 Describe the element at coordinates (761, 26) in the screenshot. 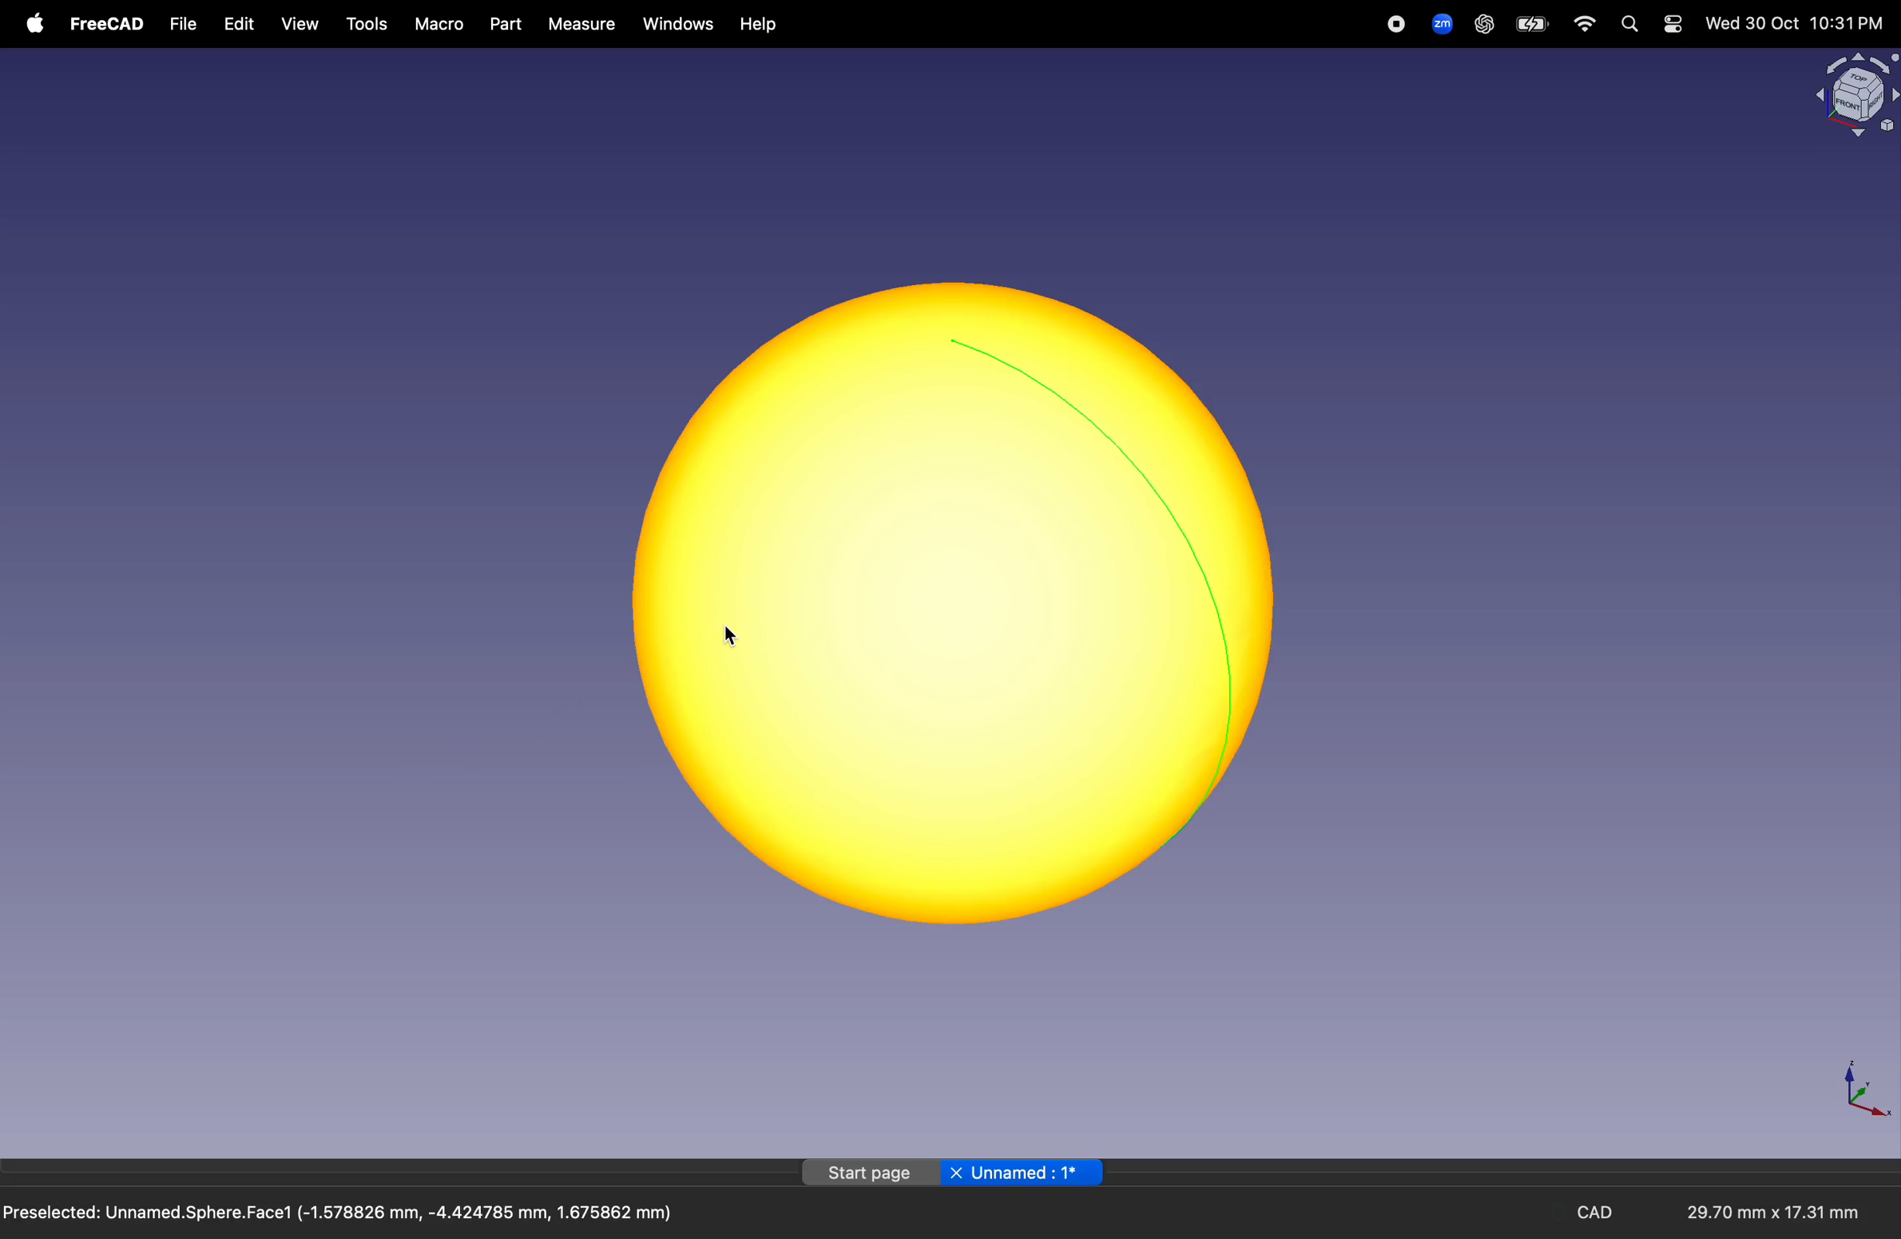

I see `help` at that location.